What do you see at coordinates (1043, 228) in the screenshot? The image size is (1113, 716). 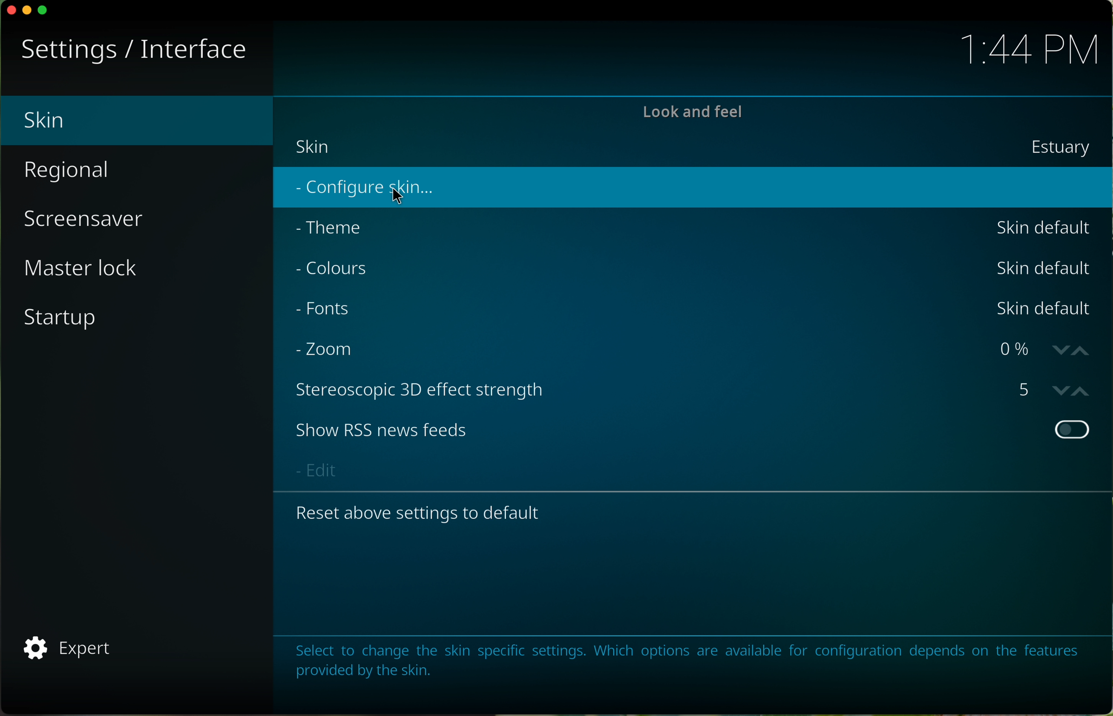 I see `skin default` at bounding box center [1043, 228].